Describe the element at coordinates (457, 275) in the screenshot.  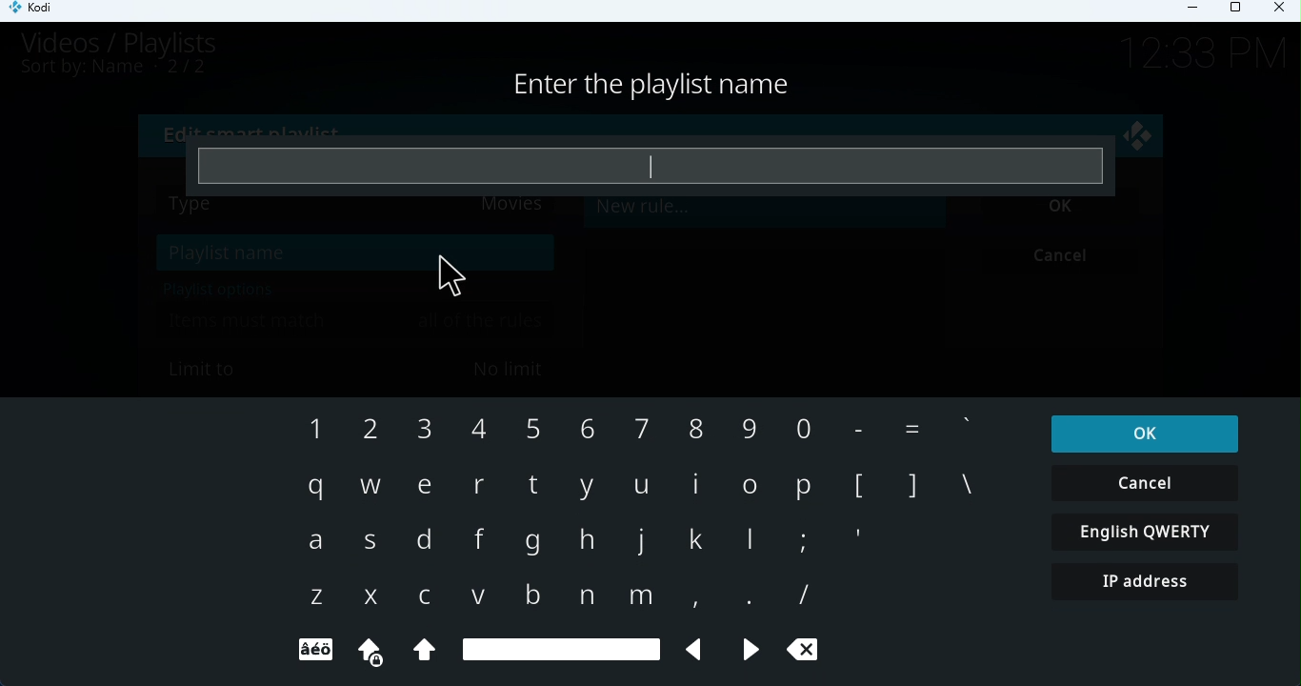
I see `Cursor` at that location.